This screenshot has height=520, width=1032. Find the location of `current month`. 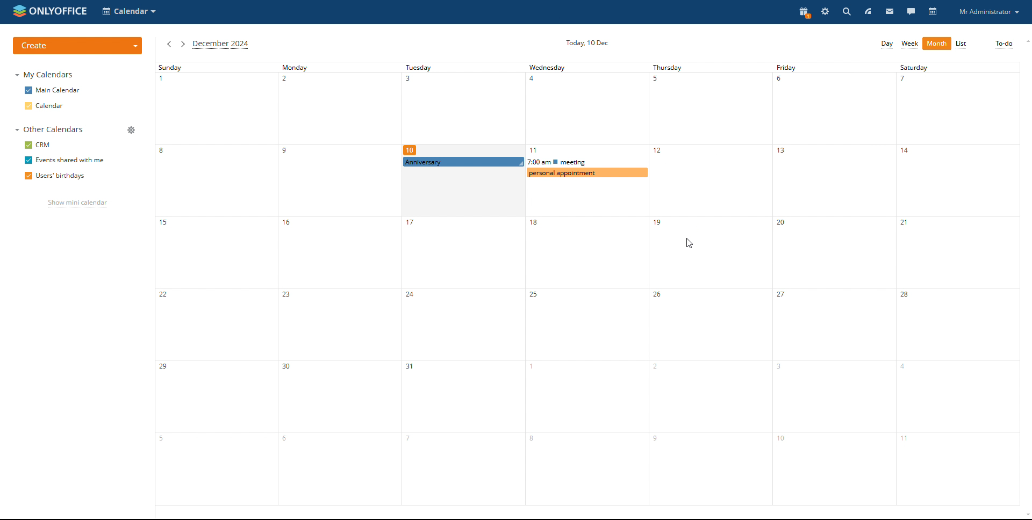

current month is located at coordinates (221, 45).